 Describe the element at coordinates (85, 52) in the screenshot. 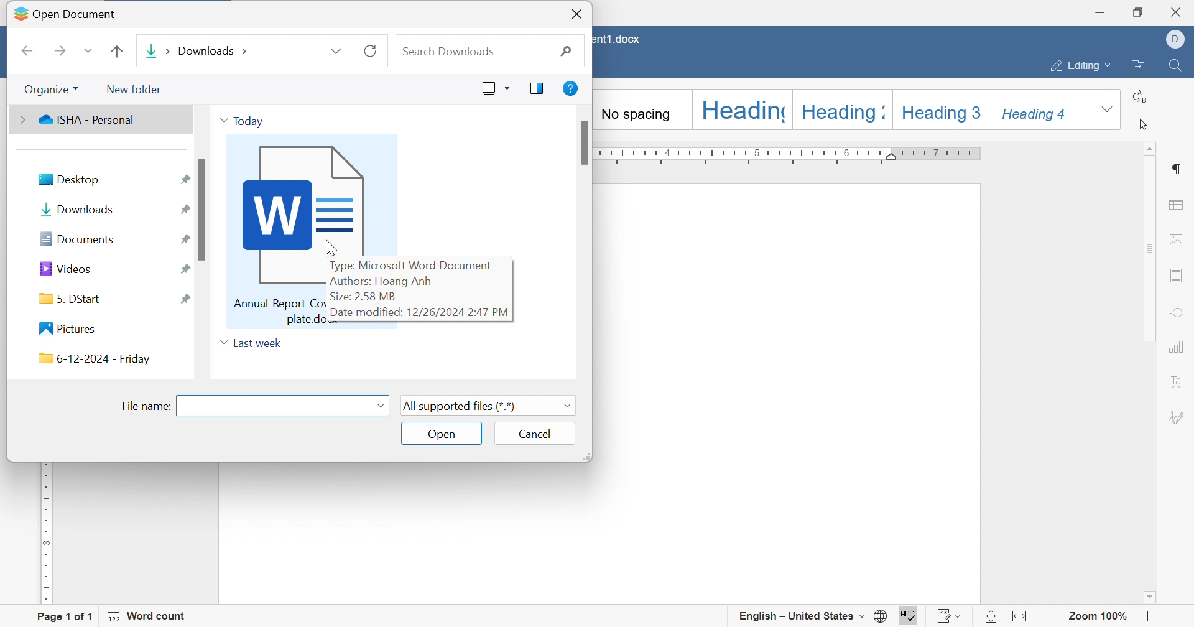

I see `drop down` at that location.